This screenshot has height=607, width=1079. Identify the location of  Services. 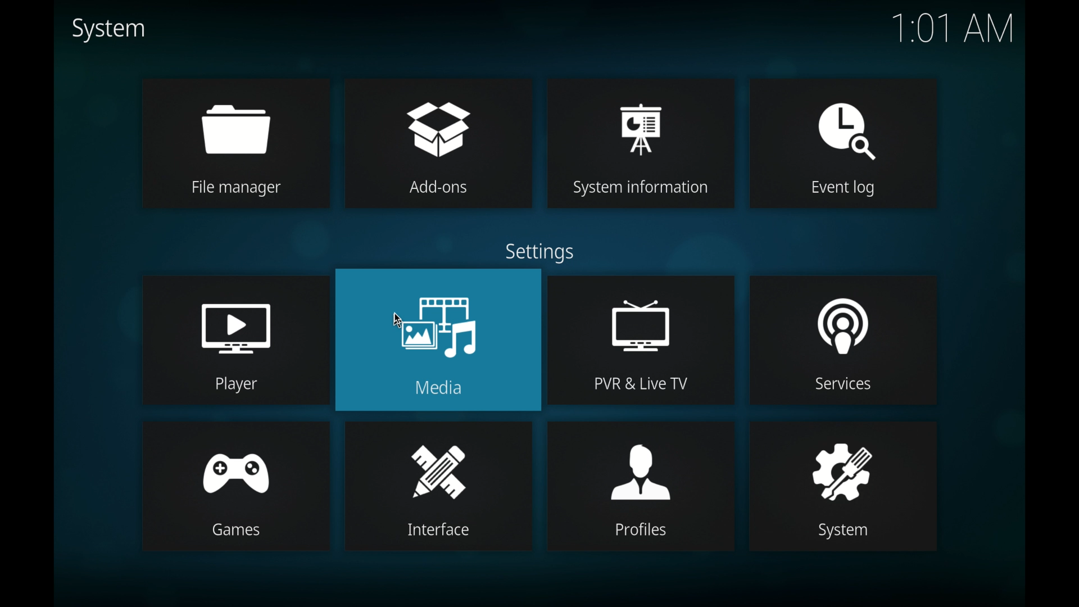
(840, 384).